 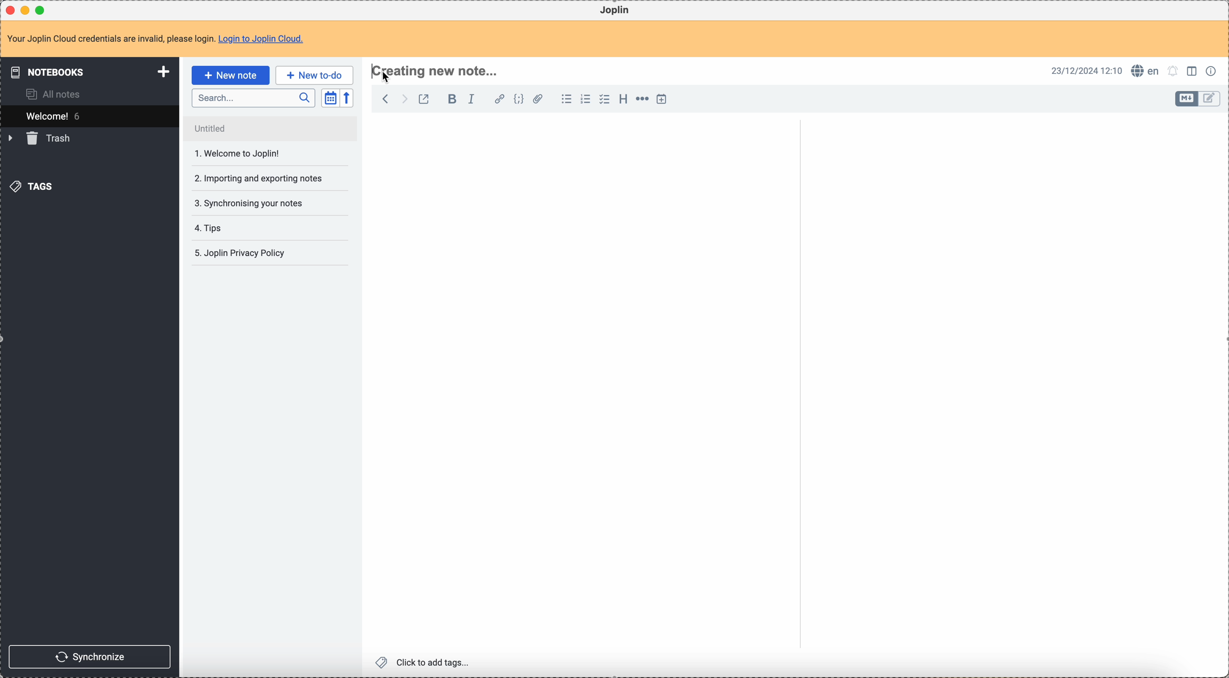 I want to click on toggle edit layout, so click(x=1192, y=70).